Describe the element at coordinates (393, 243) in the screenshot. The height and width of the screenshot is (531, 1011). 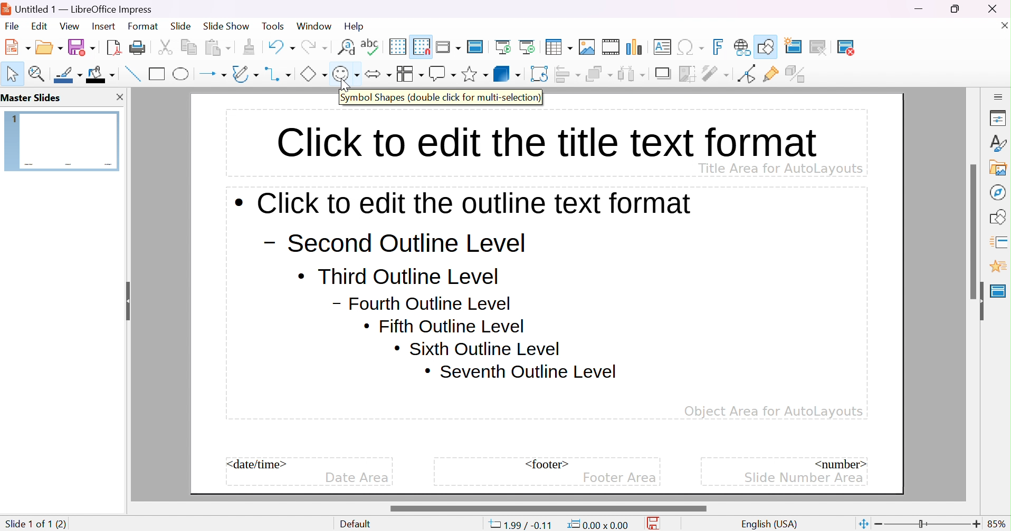
I see `second outline level` at that location.